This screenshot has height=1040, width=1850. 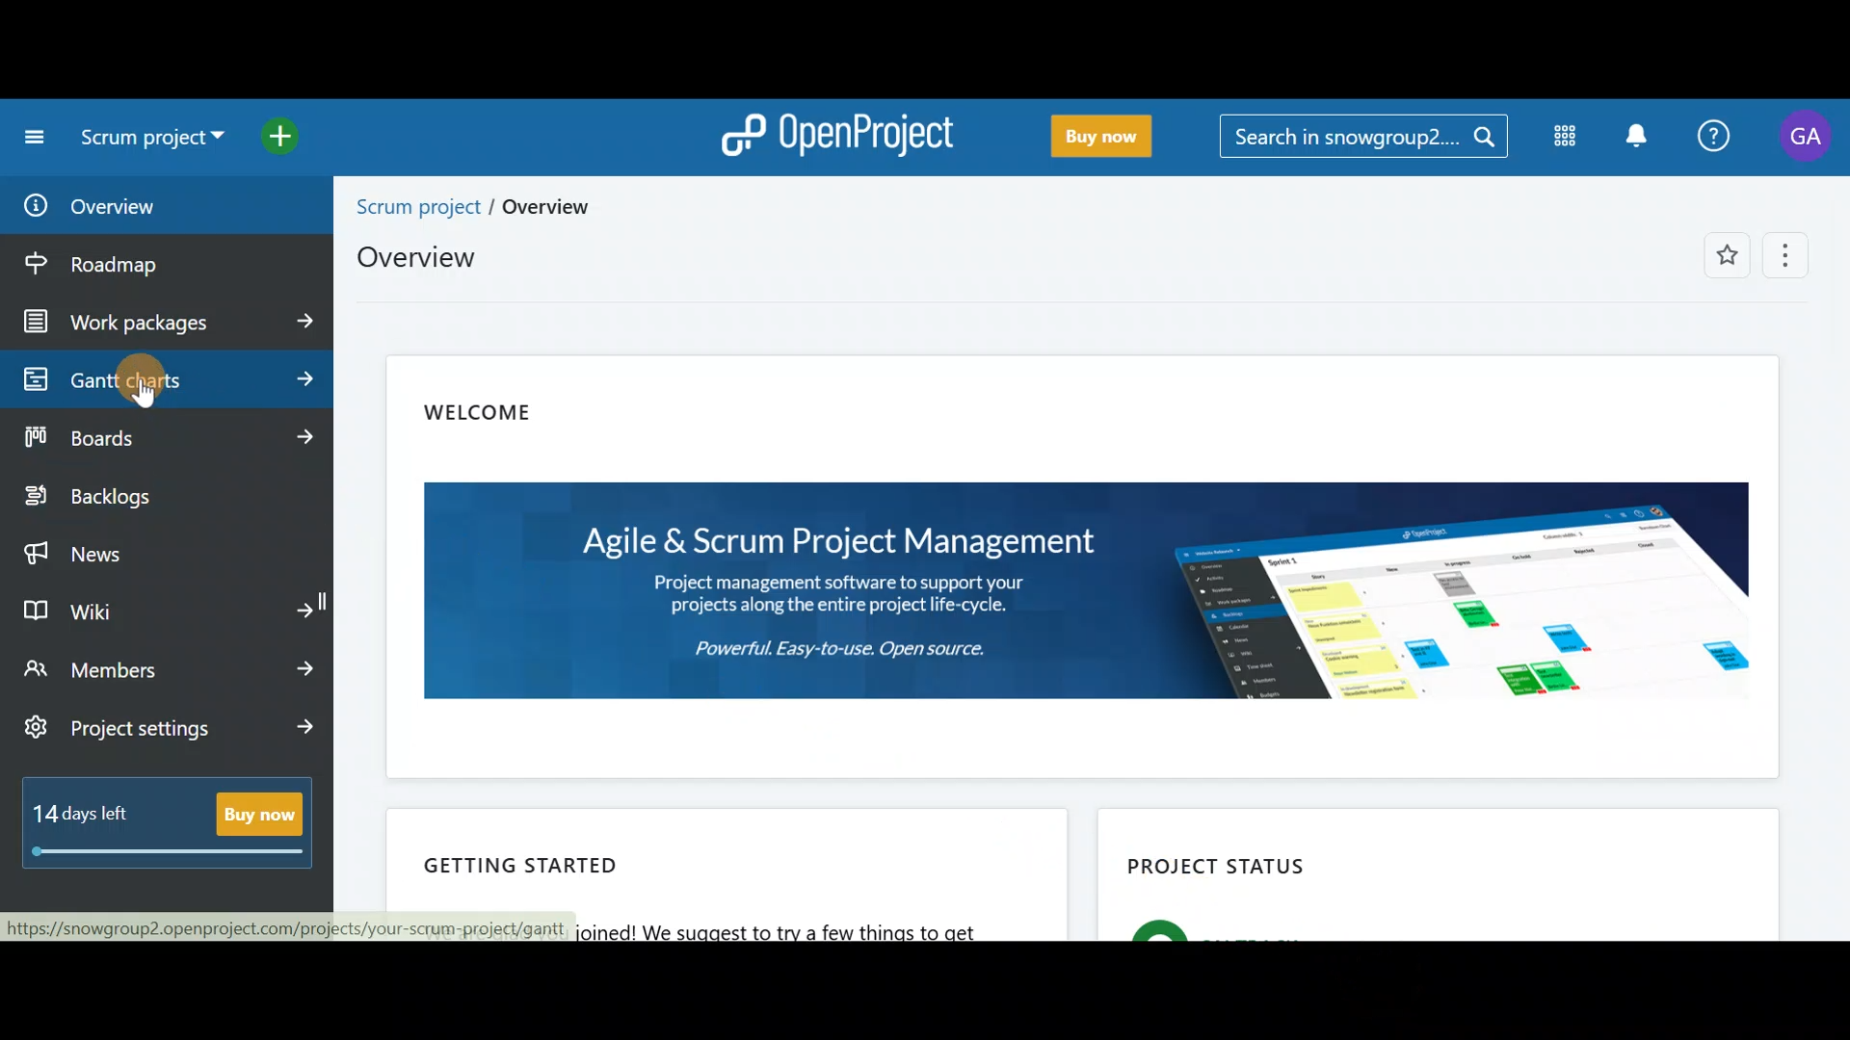 What do you see at coordinates (164, 442) in the screenshot?
I see `Boards` at bounding box center [164, 442].